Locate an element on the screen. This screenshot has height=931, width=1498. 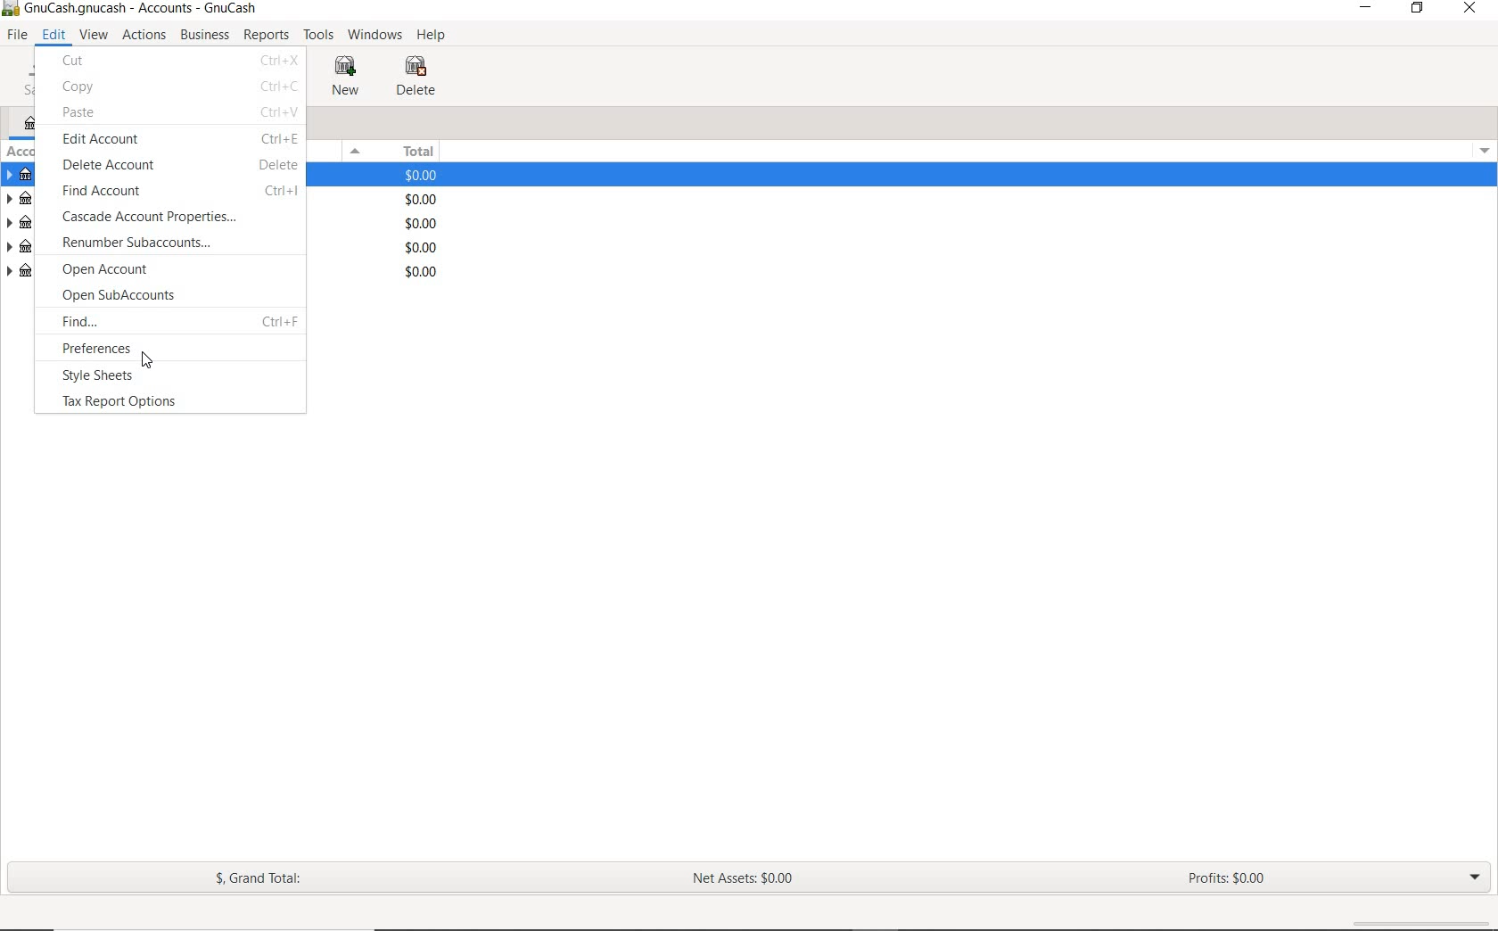
LIABILITIES is located at coordinates (382, 200).